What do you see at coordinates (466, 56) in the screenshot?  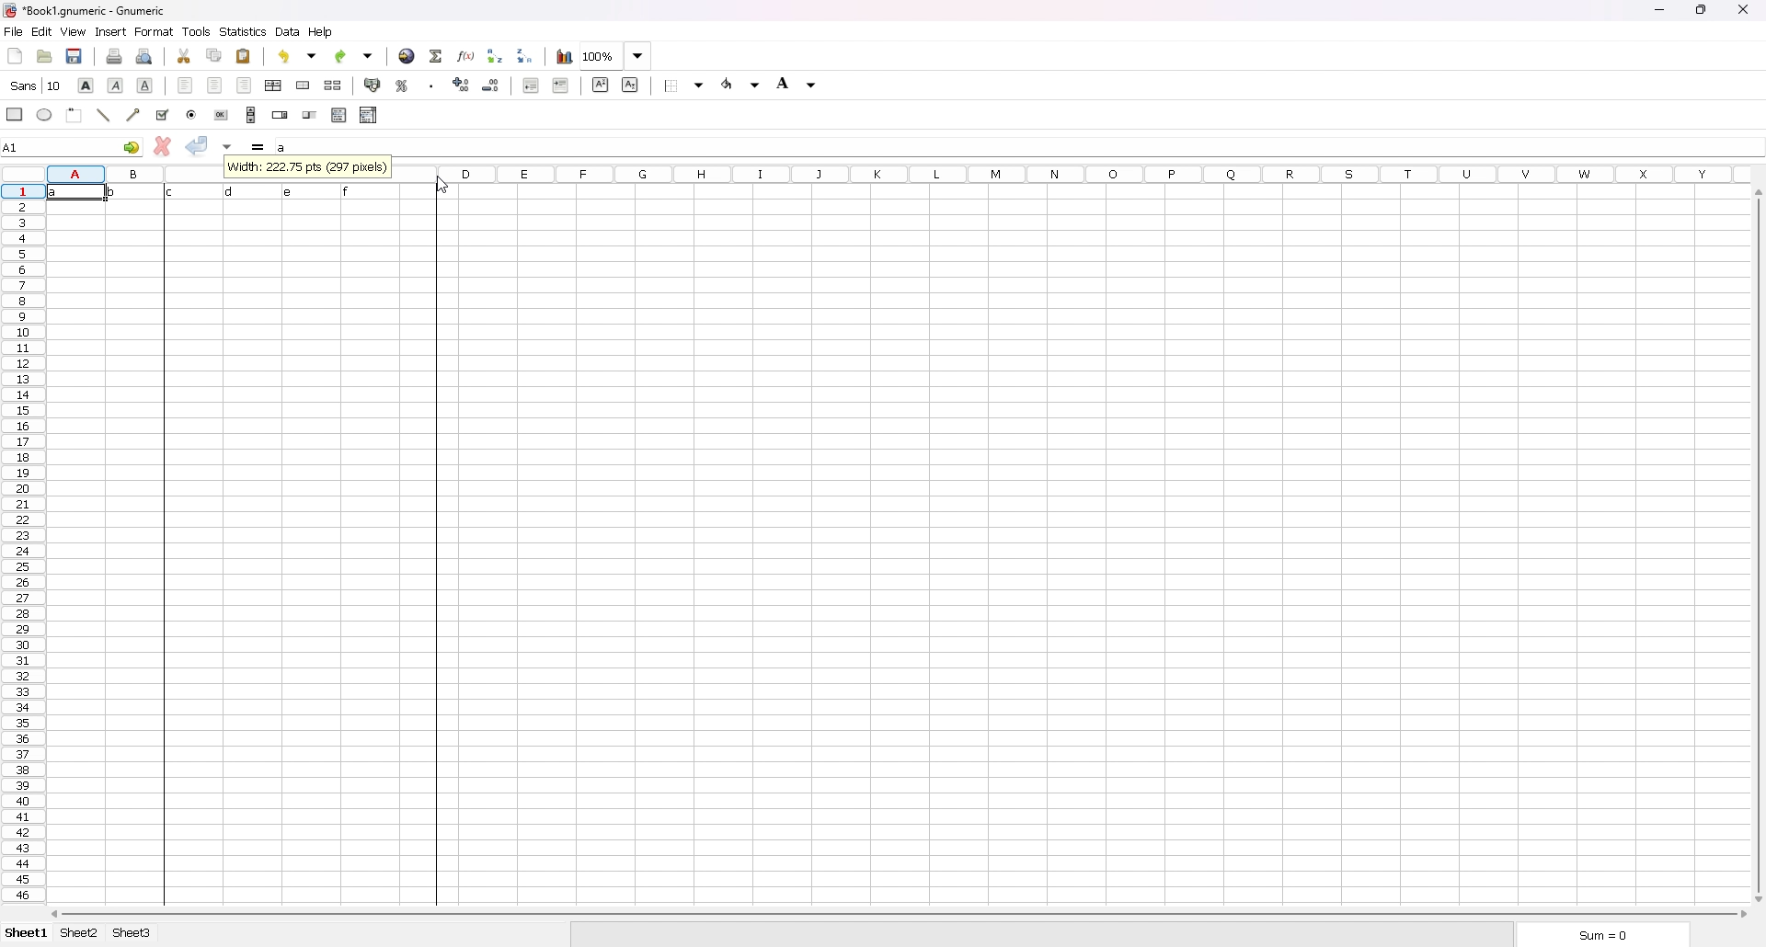 I see `function` at bounding box center [466, 56].